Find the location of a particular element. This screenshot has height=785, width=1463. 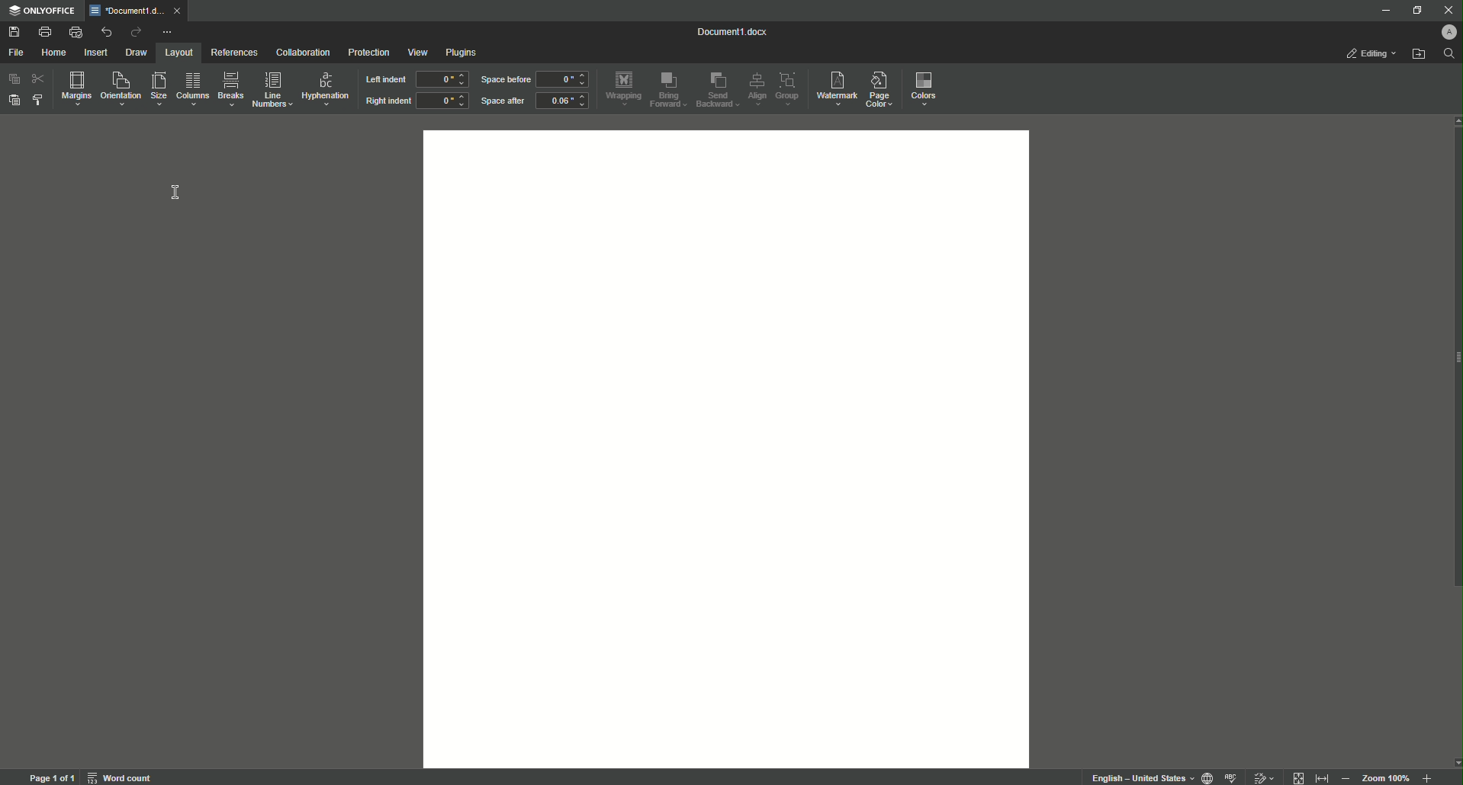

View is located at coordinates (416, 52).